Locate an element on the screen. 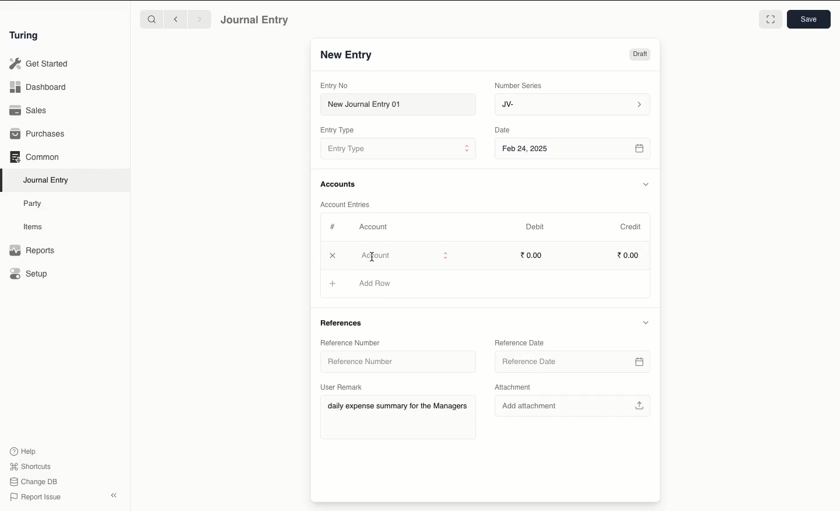 The image size is (840, 511). Add is located at coordinates (332, 282).